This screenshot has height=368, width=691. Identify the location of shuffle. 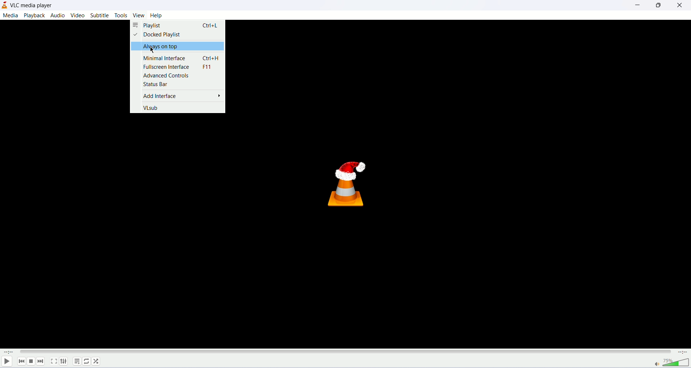
(97, 362).